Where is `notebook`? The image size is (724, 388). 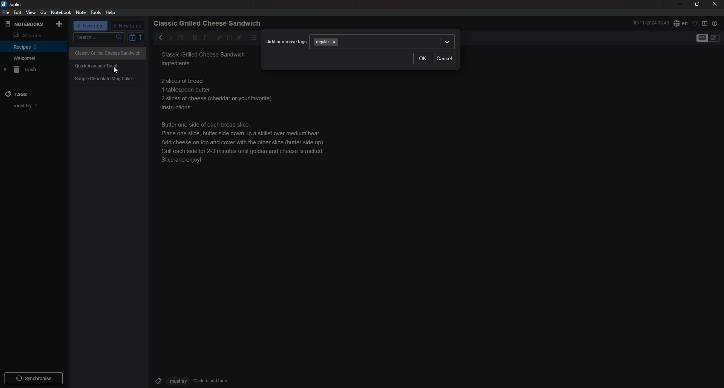 notebook is located at coordinates (62, 12).